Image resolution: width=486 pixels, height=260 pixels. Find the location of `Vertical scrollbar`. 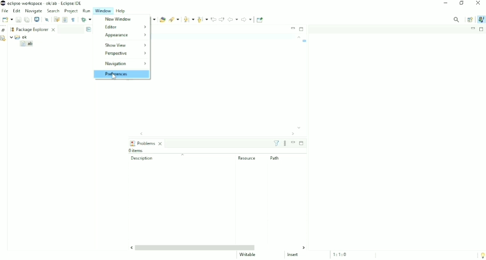

Vertical scrollbar is located at coordinates (299, 83).